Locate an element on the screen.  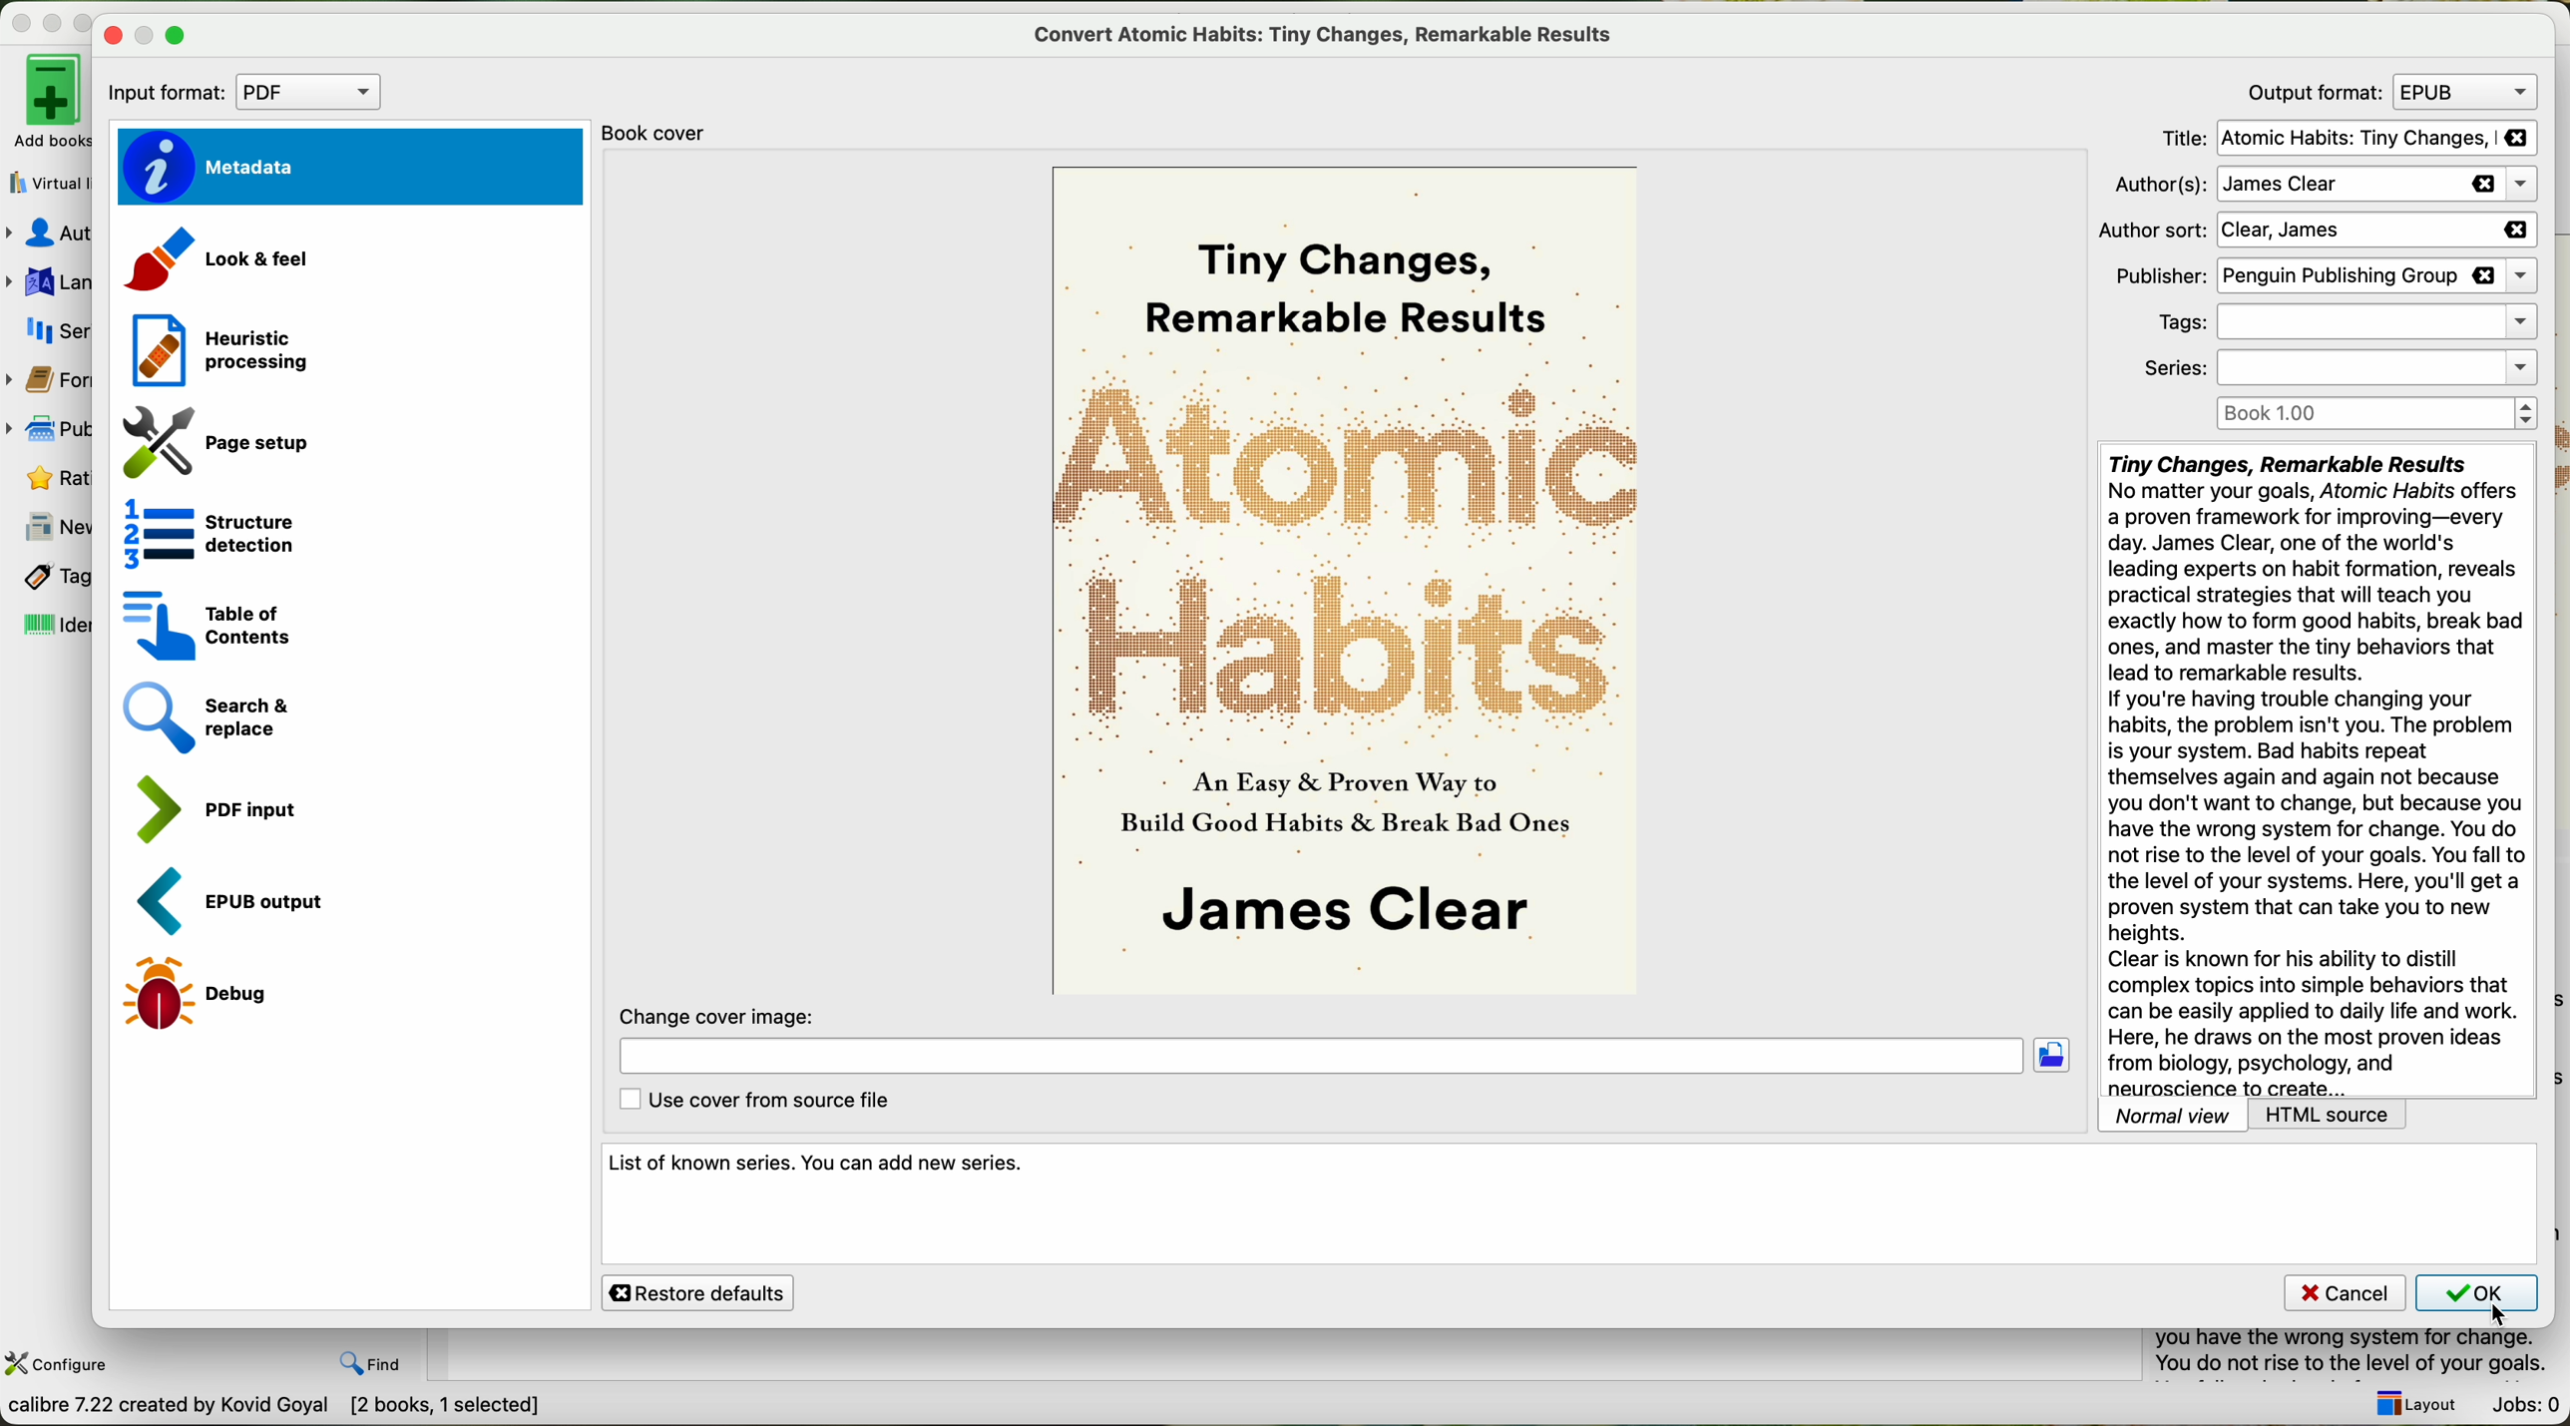
languages is located at coordinates (48, 281).